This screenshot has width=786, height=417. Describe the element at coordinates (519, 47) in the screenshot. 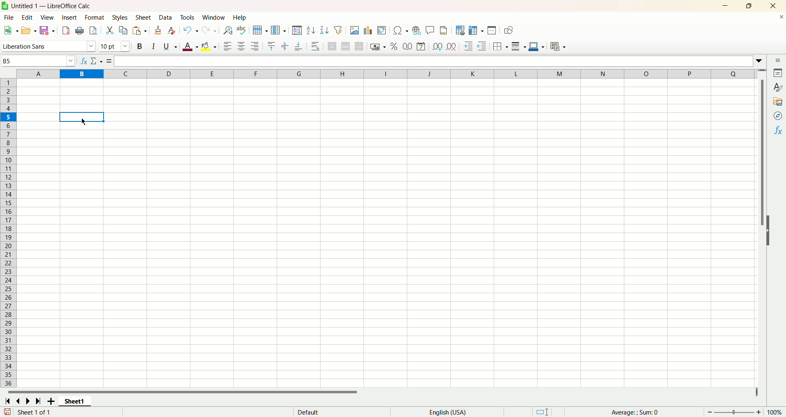

I see `border style` at that location.